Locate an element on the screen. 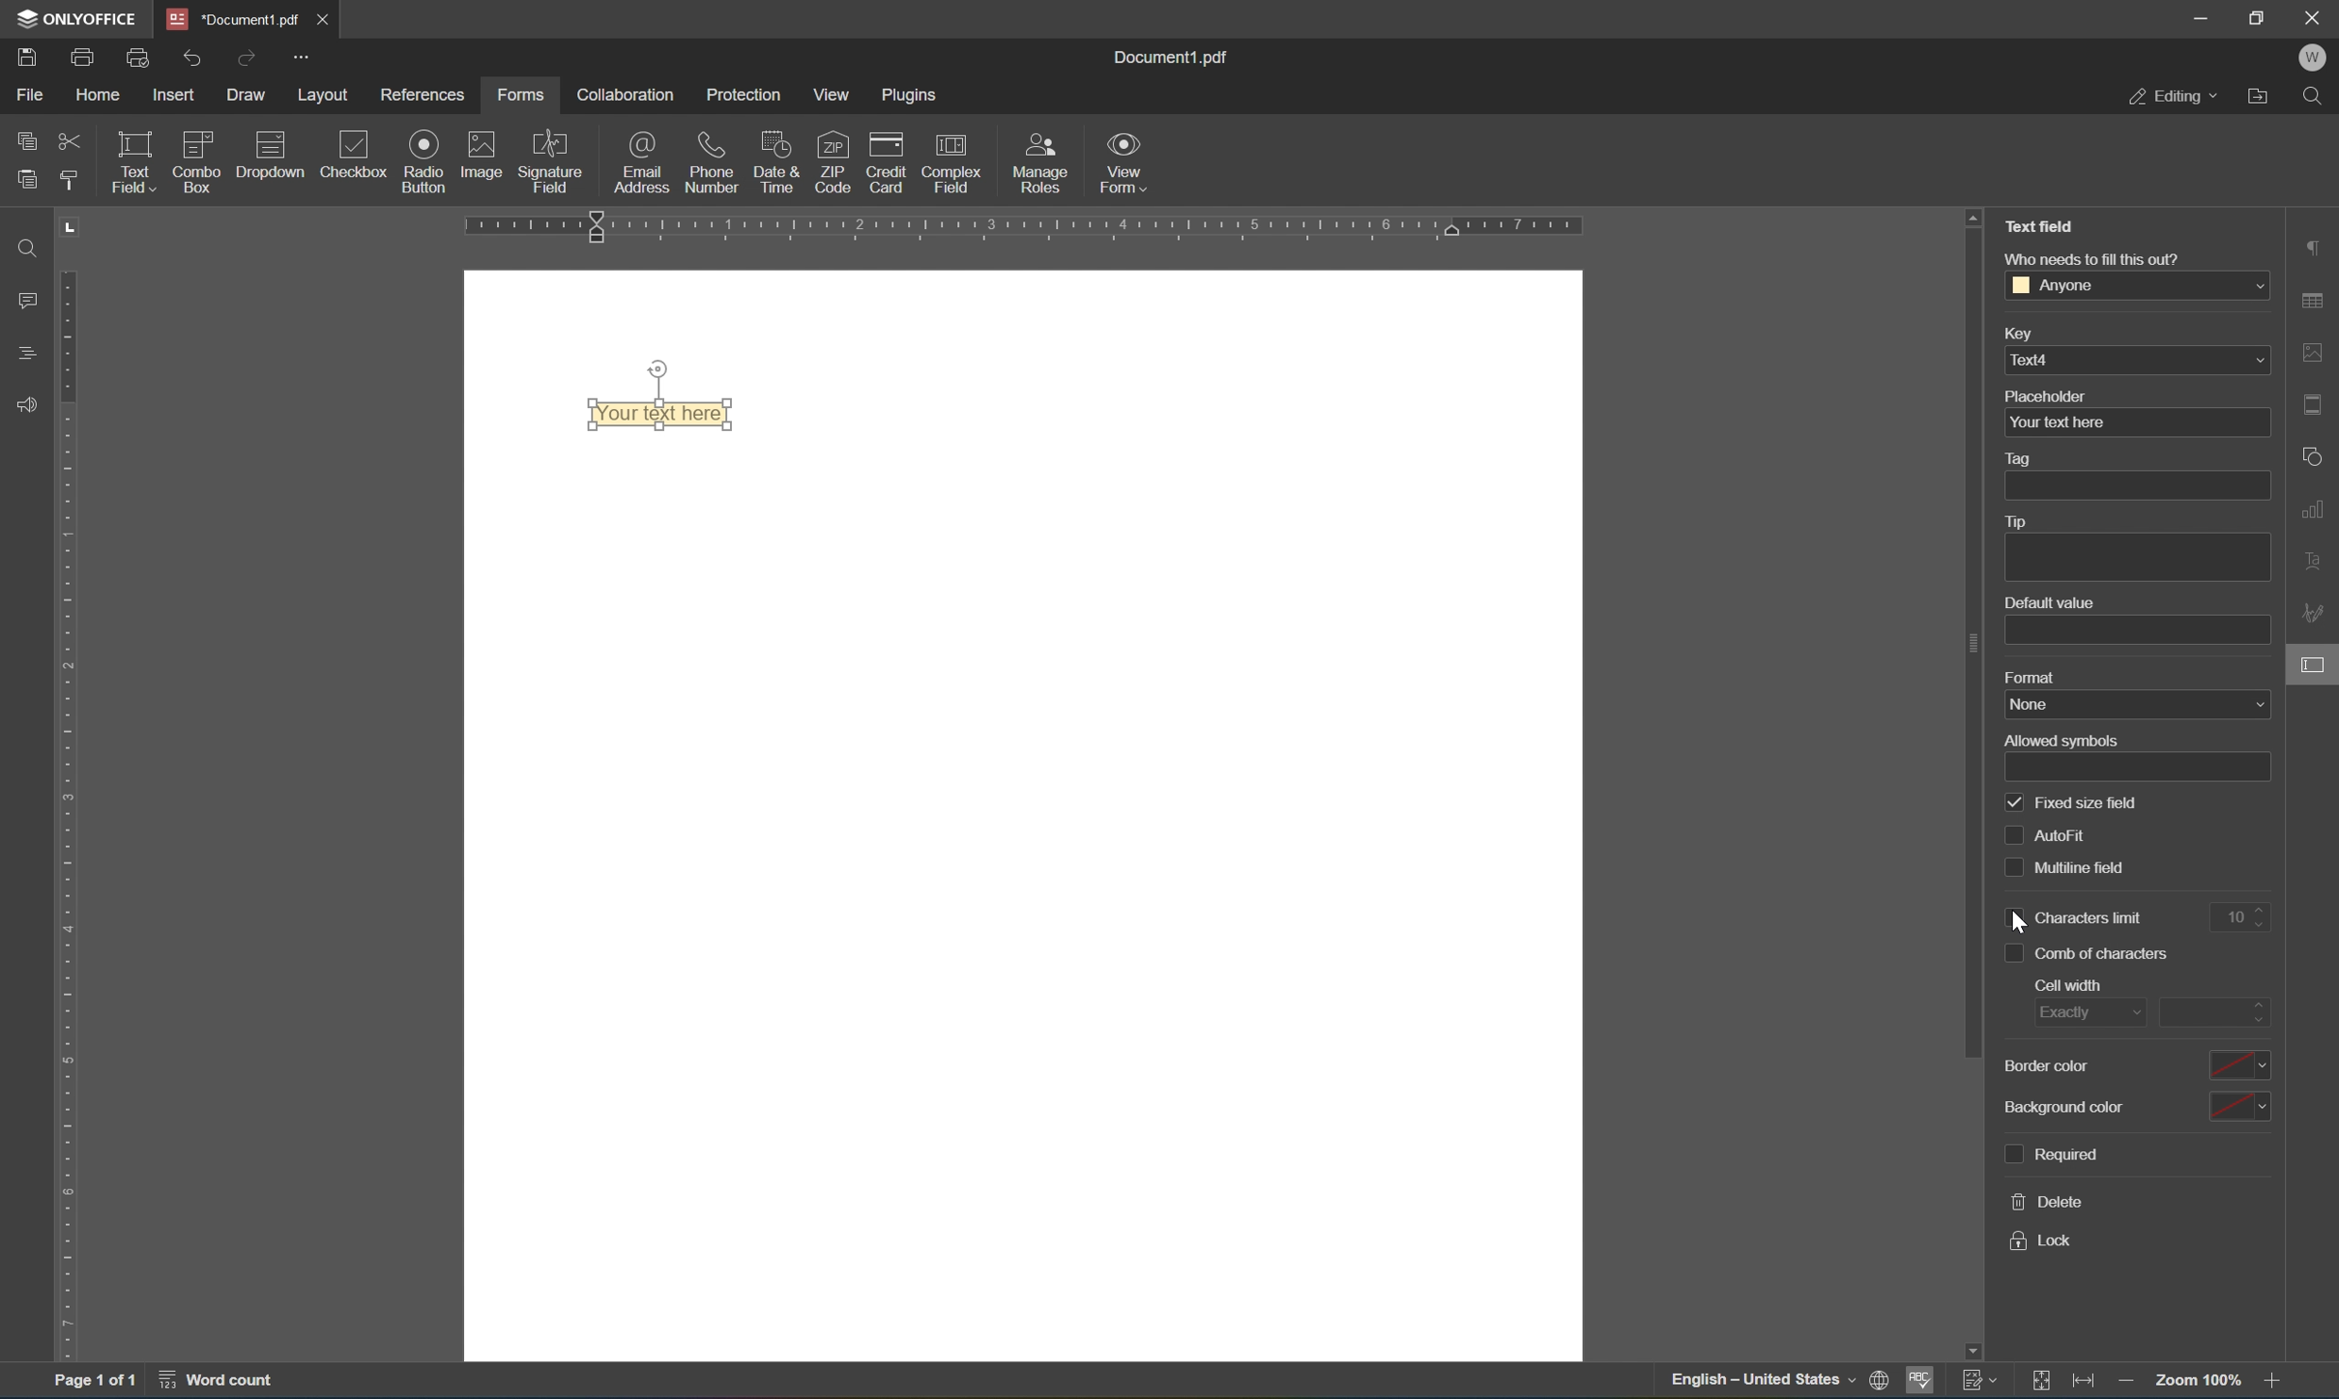 This screenshot has width=2339, height=1399. copy style is located at coordinates (69, 180).